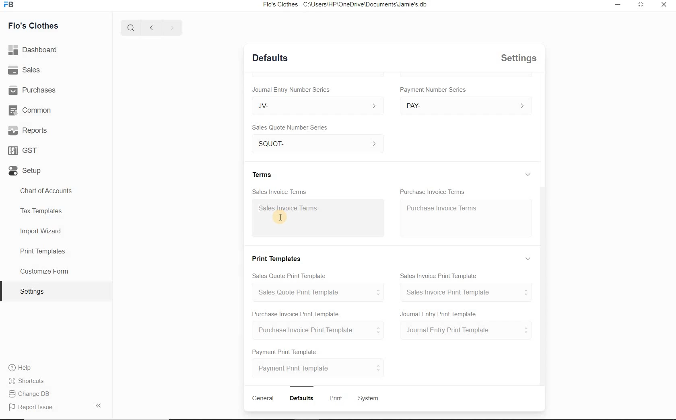 The width and height of the screenshot is (676, 420). What do you see at coordinates (314, 105) in the screenshot?
I see `JV` at bounding box center [314, 105].